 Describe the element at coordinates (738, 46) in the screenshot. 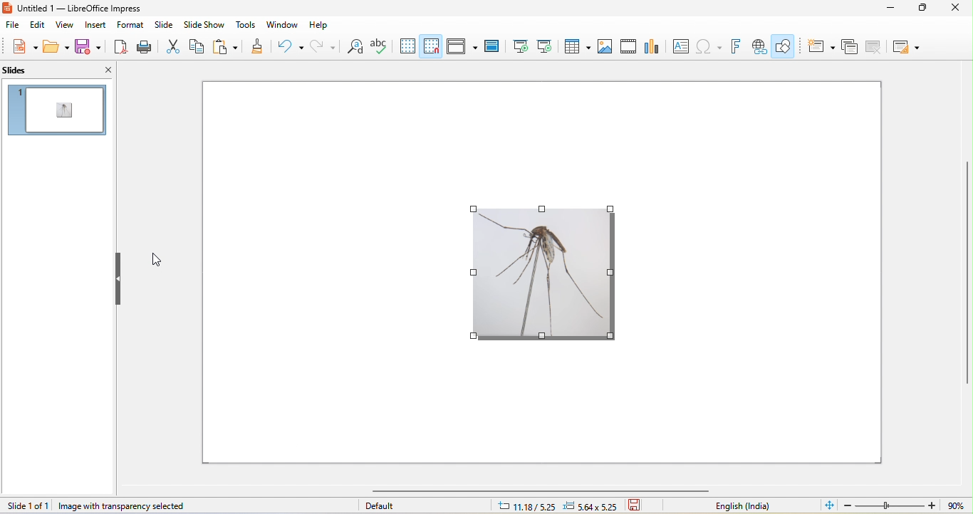

I see `fontwork text` at that location.